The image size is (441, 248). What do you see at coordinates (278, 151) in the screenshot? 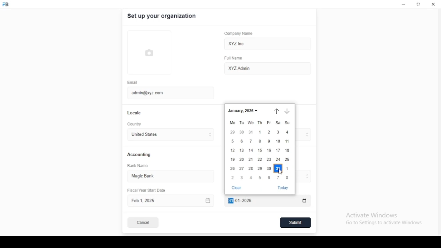
I see `17` at bounding box center [278, 151].